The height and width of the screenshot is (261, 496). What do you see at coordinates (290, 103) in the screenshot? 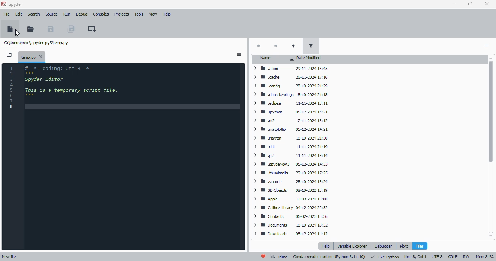
I see `> MW edipse 11-11-2024 18:11` at bounding box center [290, 103].